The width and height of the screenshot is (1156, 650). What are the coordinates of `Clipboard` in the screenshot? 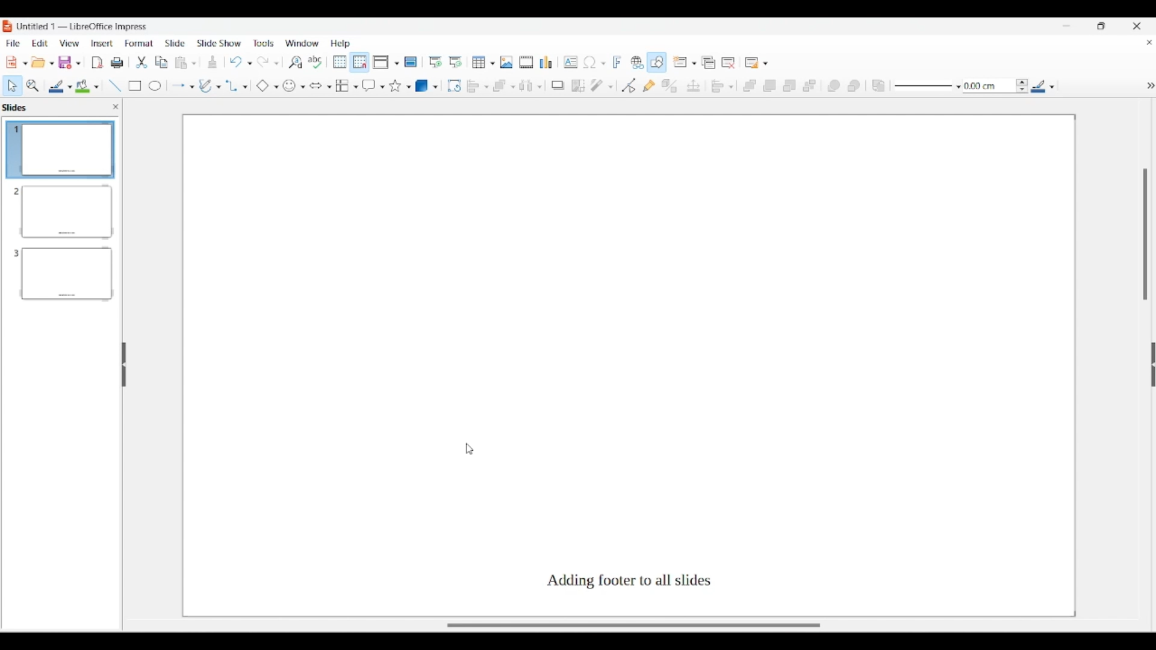 It's located at (182, 63).